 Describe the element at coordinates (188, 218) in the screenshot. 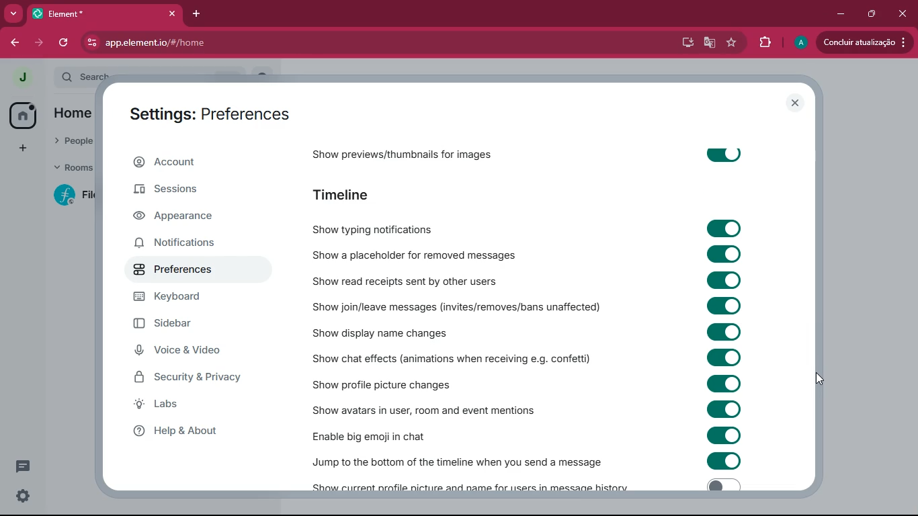

I see `appearance` at that location.